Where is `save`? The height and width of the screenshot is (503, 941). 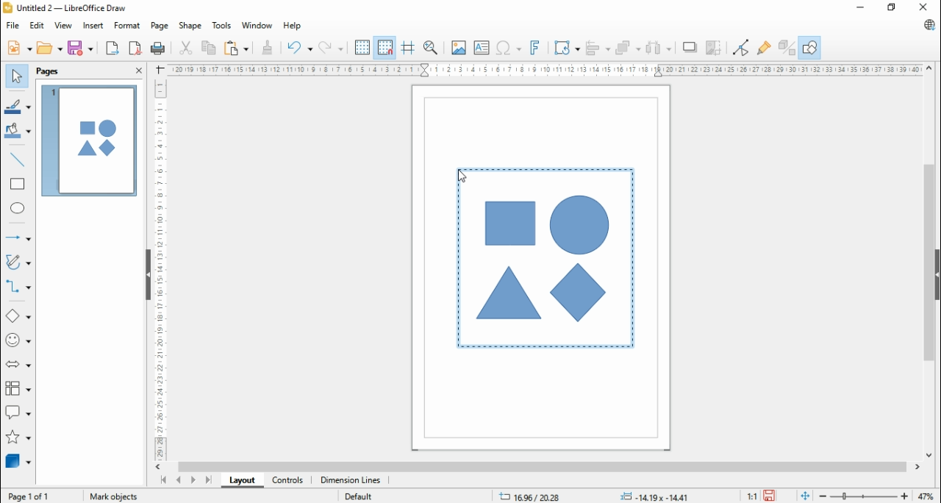
save is located at coordinates (81, 48).